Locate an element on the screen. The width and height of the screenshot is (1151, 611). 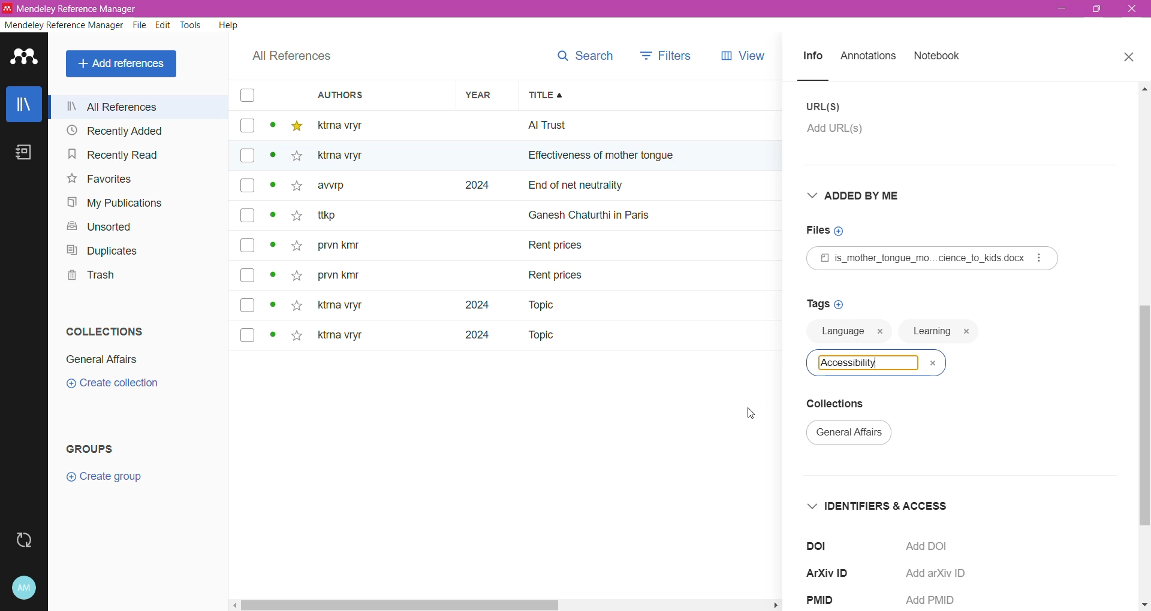
Topic is located at coordinates (540, 336).